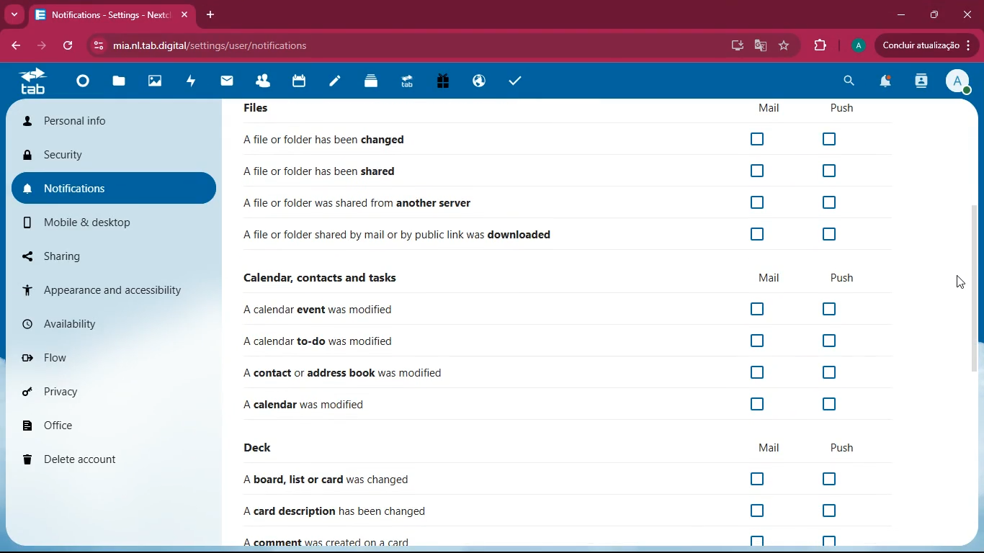 Image resolution: width=984 pixels, height=553 pixels. What do you see at coordinates (787, 47) in the screenshot?
I see `favourite` at bounding box center [787, 47].